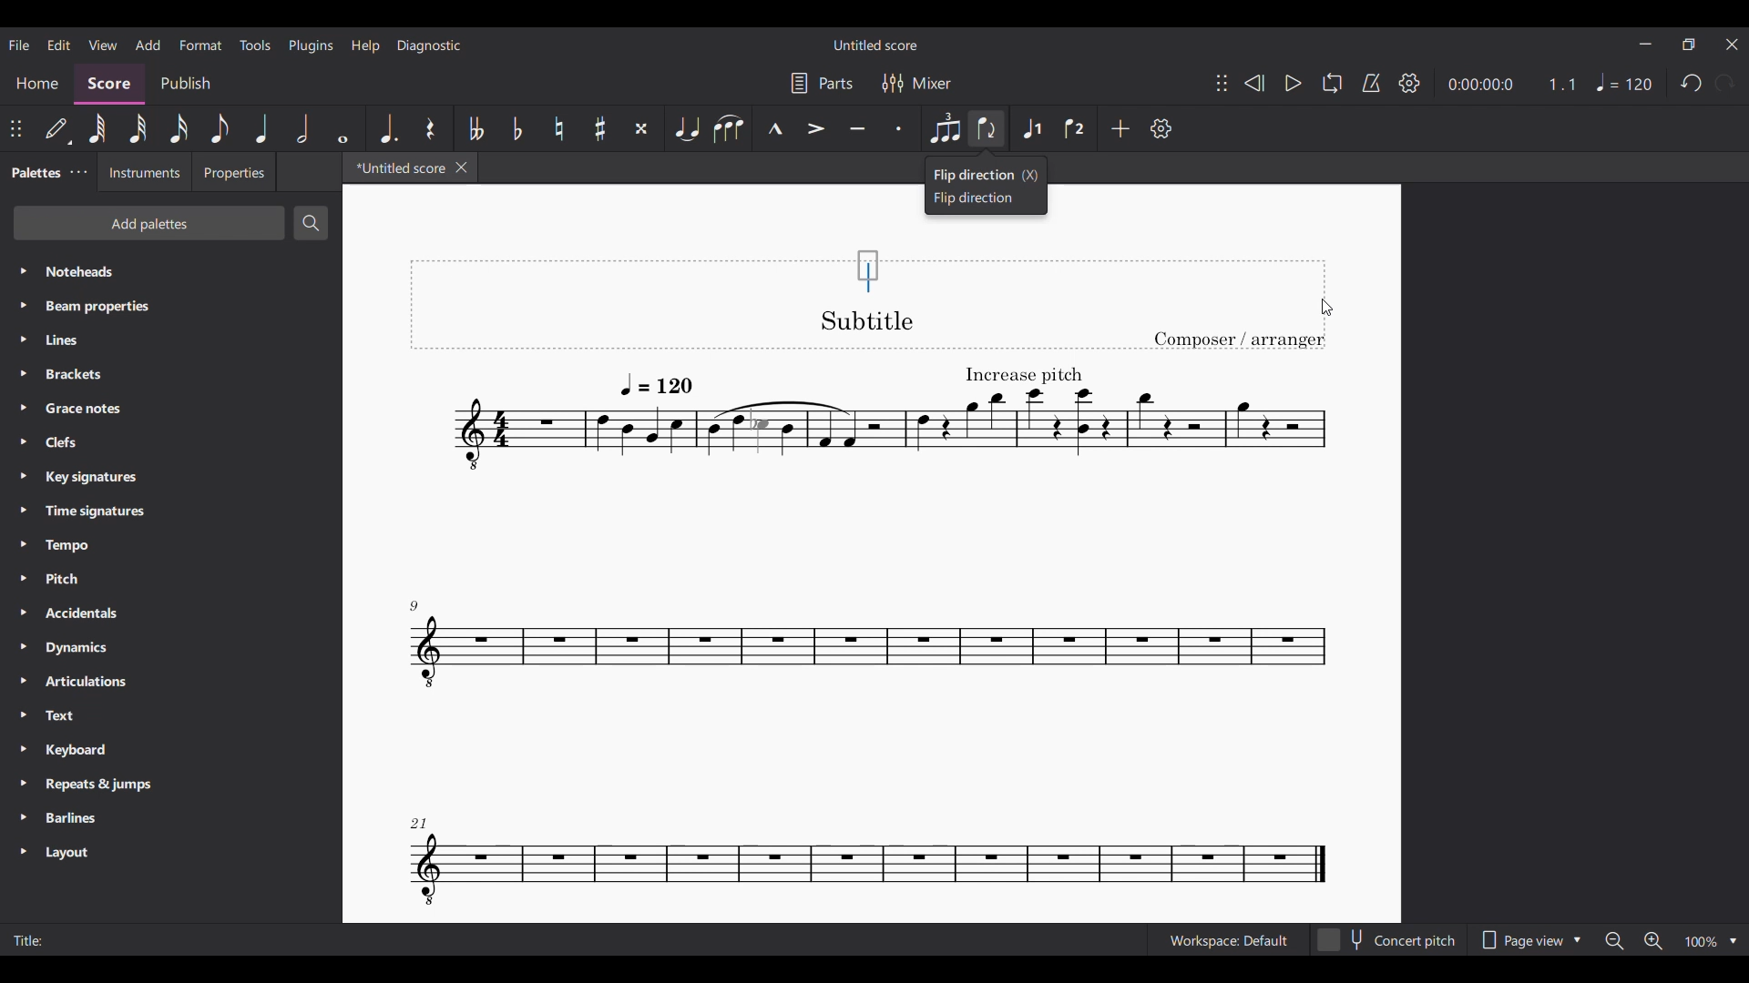 This screenshot has height=983, width=1749. What do you see at coordinates (179, 128) in the screenshot?
I see `16th note` at bounding box center [179, 128].